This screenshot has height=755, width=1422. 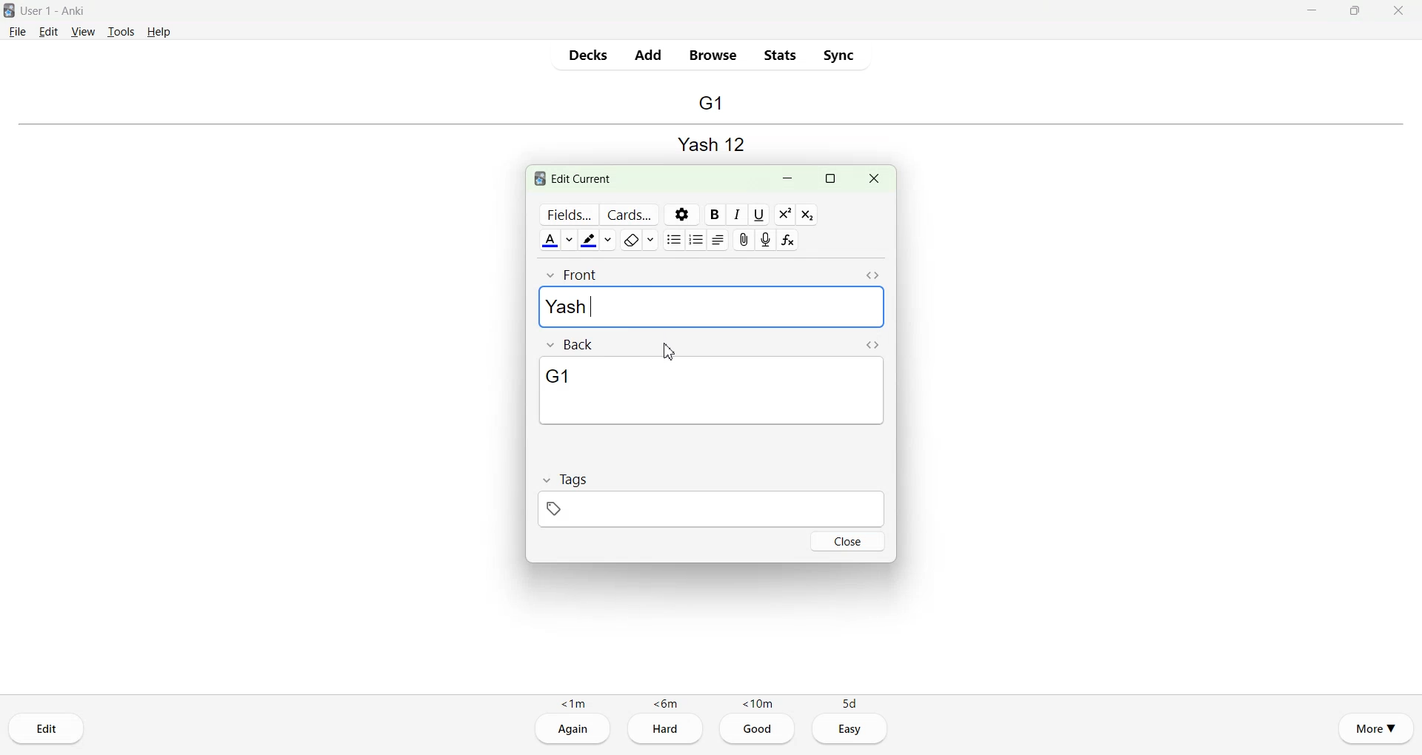 What do you see at coordinates (766, 240) in the screenshot?
I see `Record Audio` at bounding box center [766, 240].